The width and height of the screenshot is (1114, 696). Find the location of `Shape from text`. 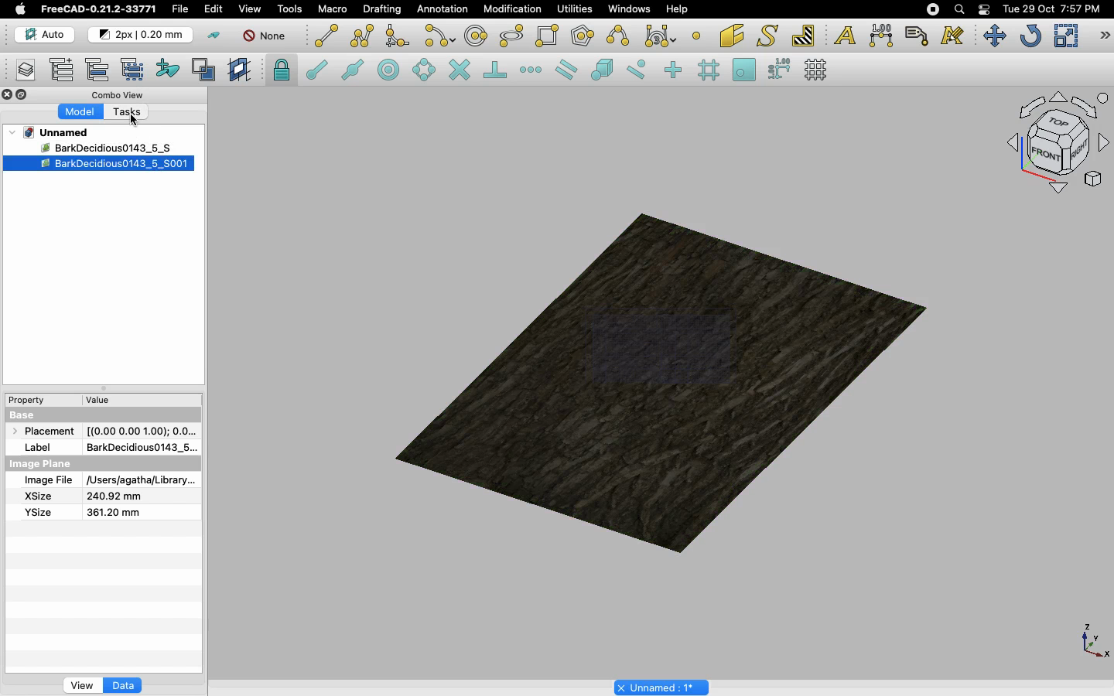

Shape from text is located at coordinates (770, 37).